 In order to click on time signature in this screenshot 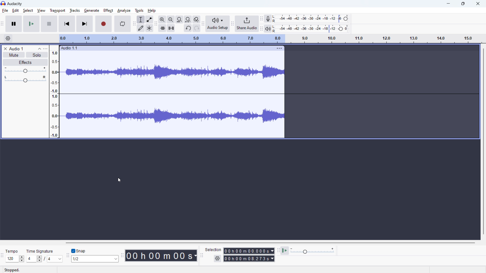, I will do `click(44, 259)`.